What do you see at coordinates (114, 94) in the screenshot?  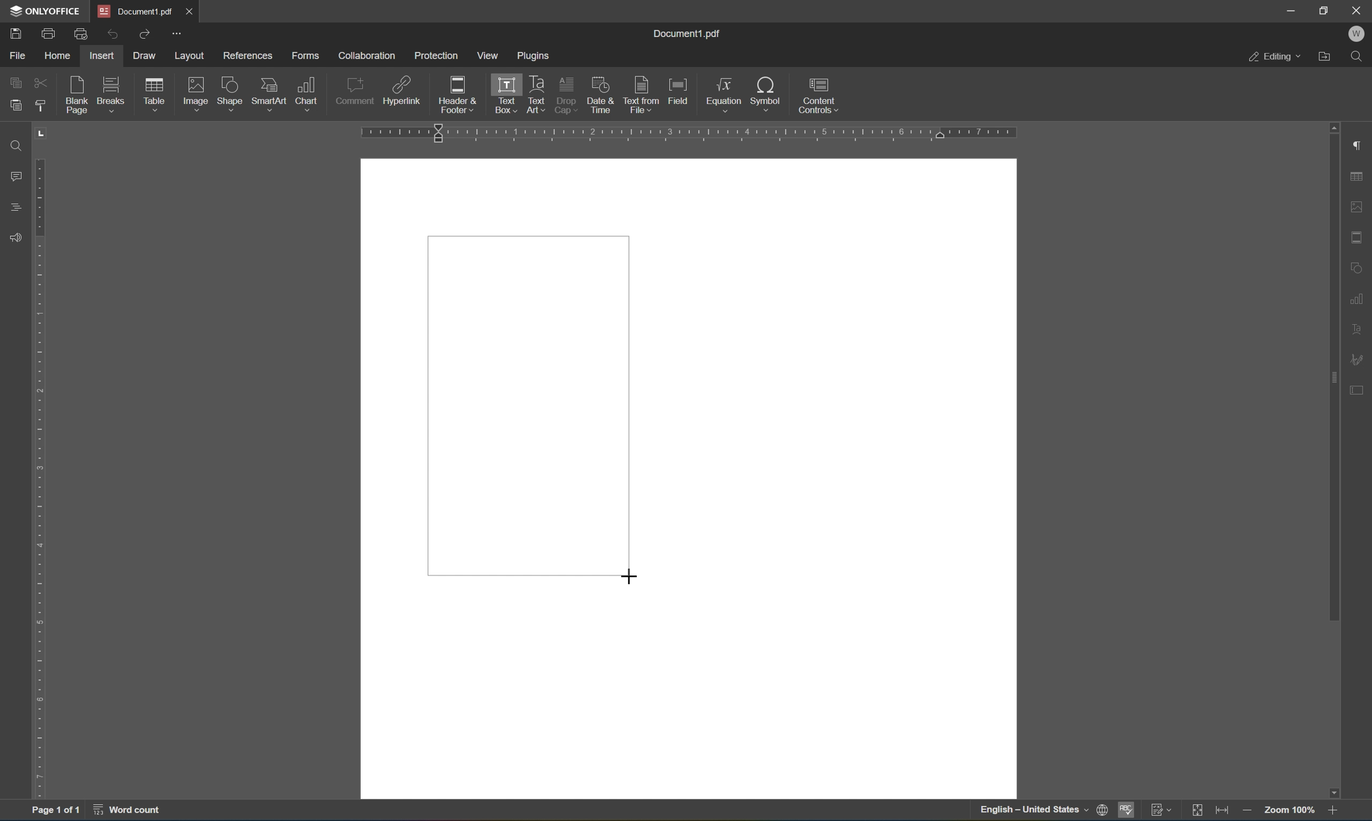 I see `breaks` at bounding box center [114, 94].